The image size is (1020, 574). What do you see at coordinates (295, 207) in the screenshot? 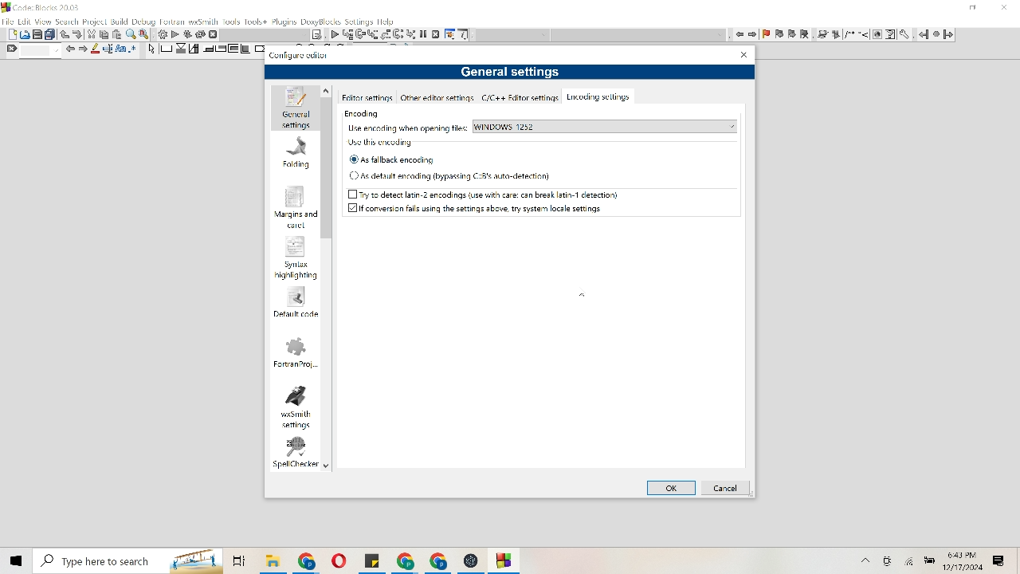
I see `Margins and carel` at bounding box center [295, 207].